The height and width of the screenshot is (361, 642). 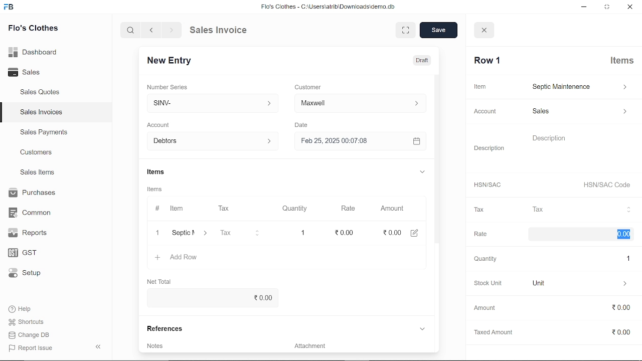 I want to click on frappe books logo, so click(x=10, y=9).